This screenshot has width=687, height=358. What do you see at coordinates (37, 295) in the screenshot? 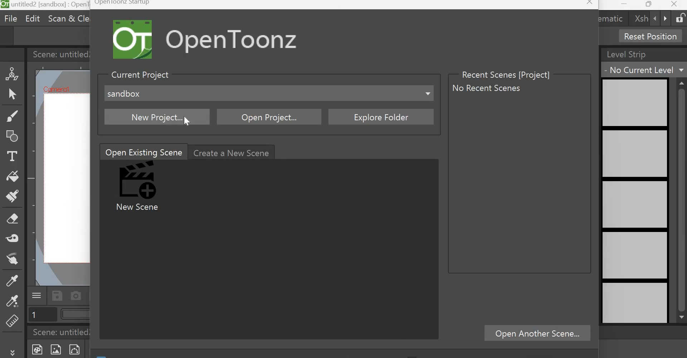
I see `Menu` at bounding box center [37, 295].